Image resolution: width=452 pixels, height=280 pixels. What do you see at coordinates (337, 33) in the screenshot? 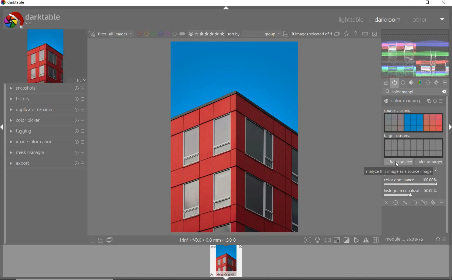
I see `collapsed grouped images` at bounding box center [337, 33].